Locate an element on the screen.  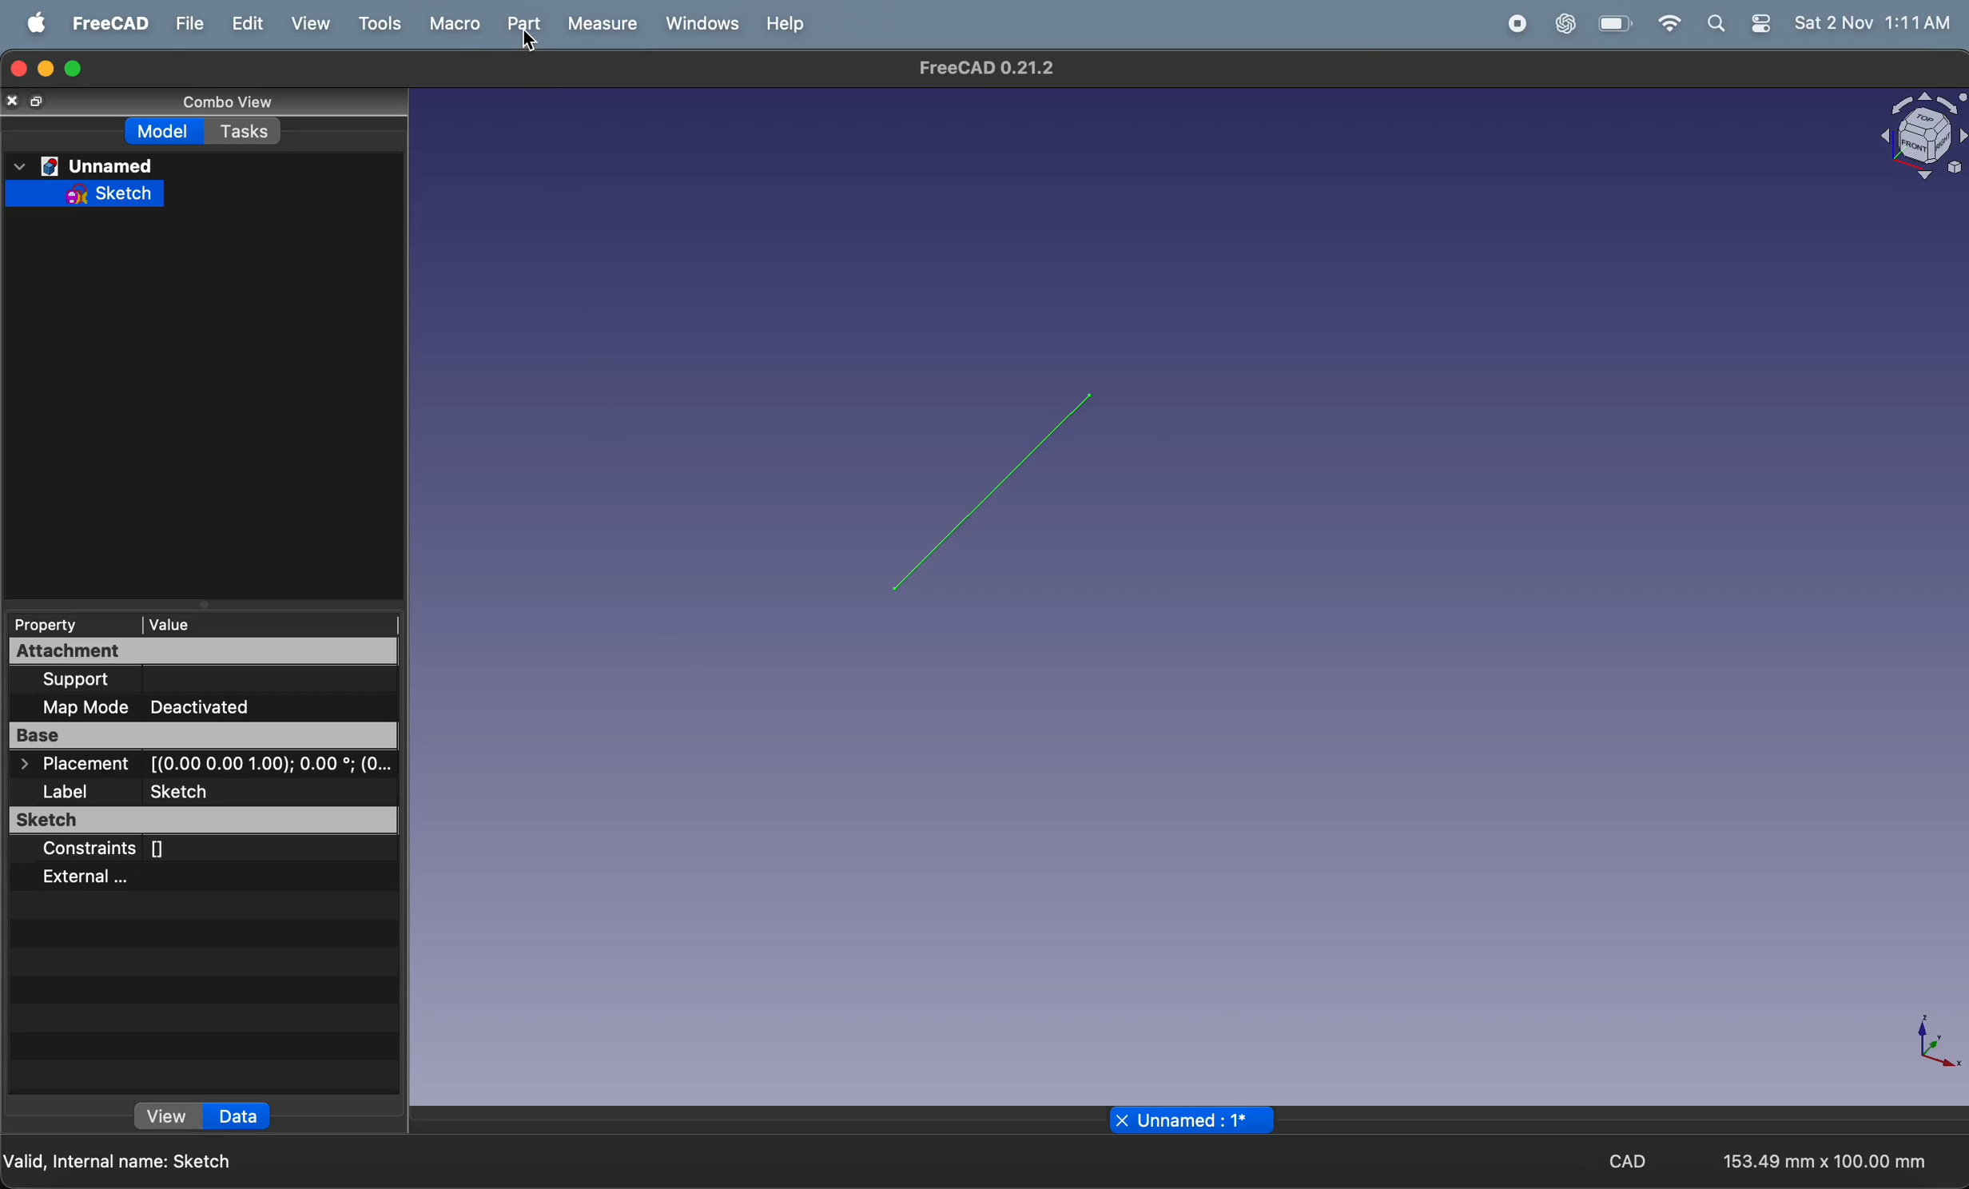
closing window is located at coordinates (17, 70).